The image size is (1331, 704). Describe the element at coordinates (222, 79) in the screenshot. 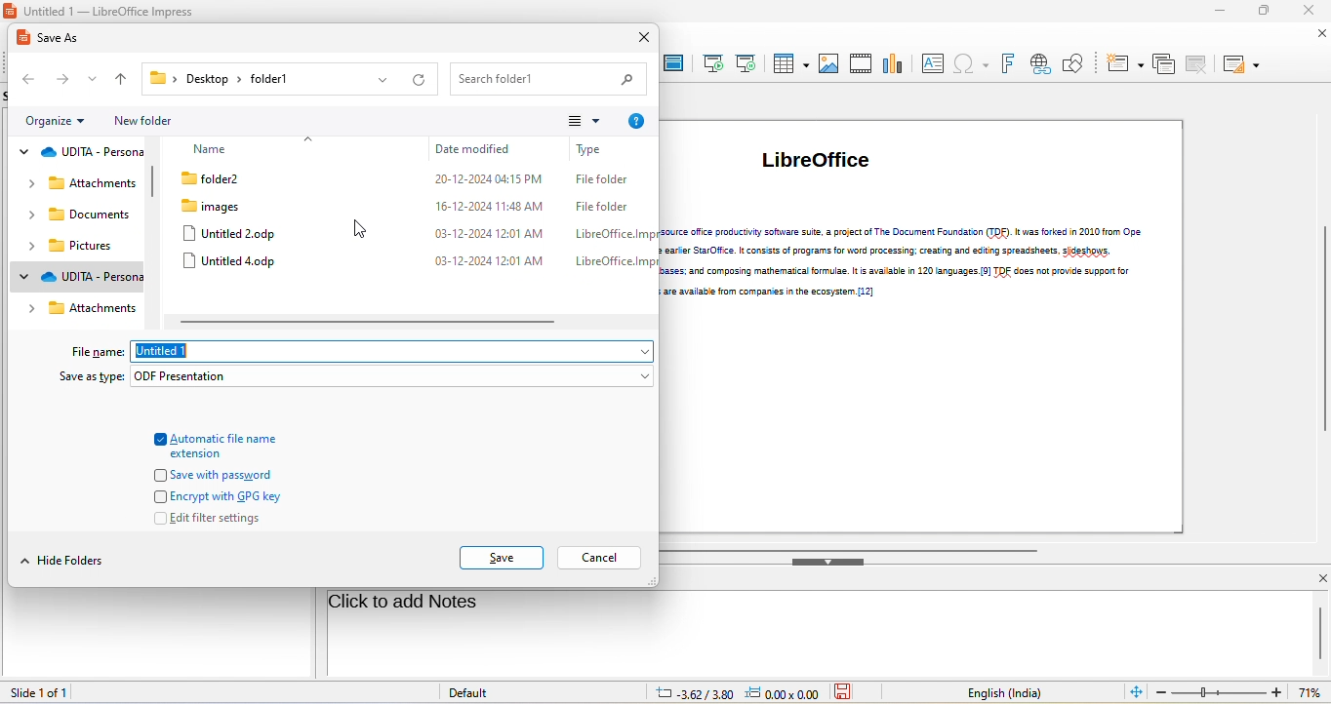

I see `current location:Desktop > folder` at that location.